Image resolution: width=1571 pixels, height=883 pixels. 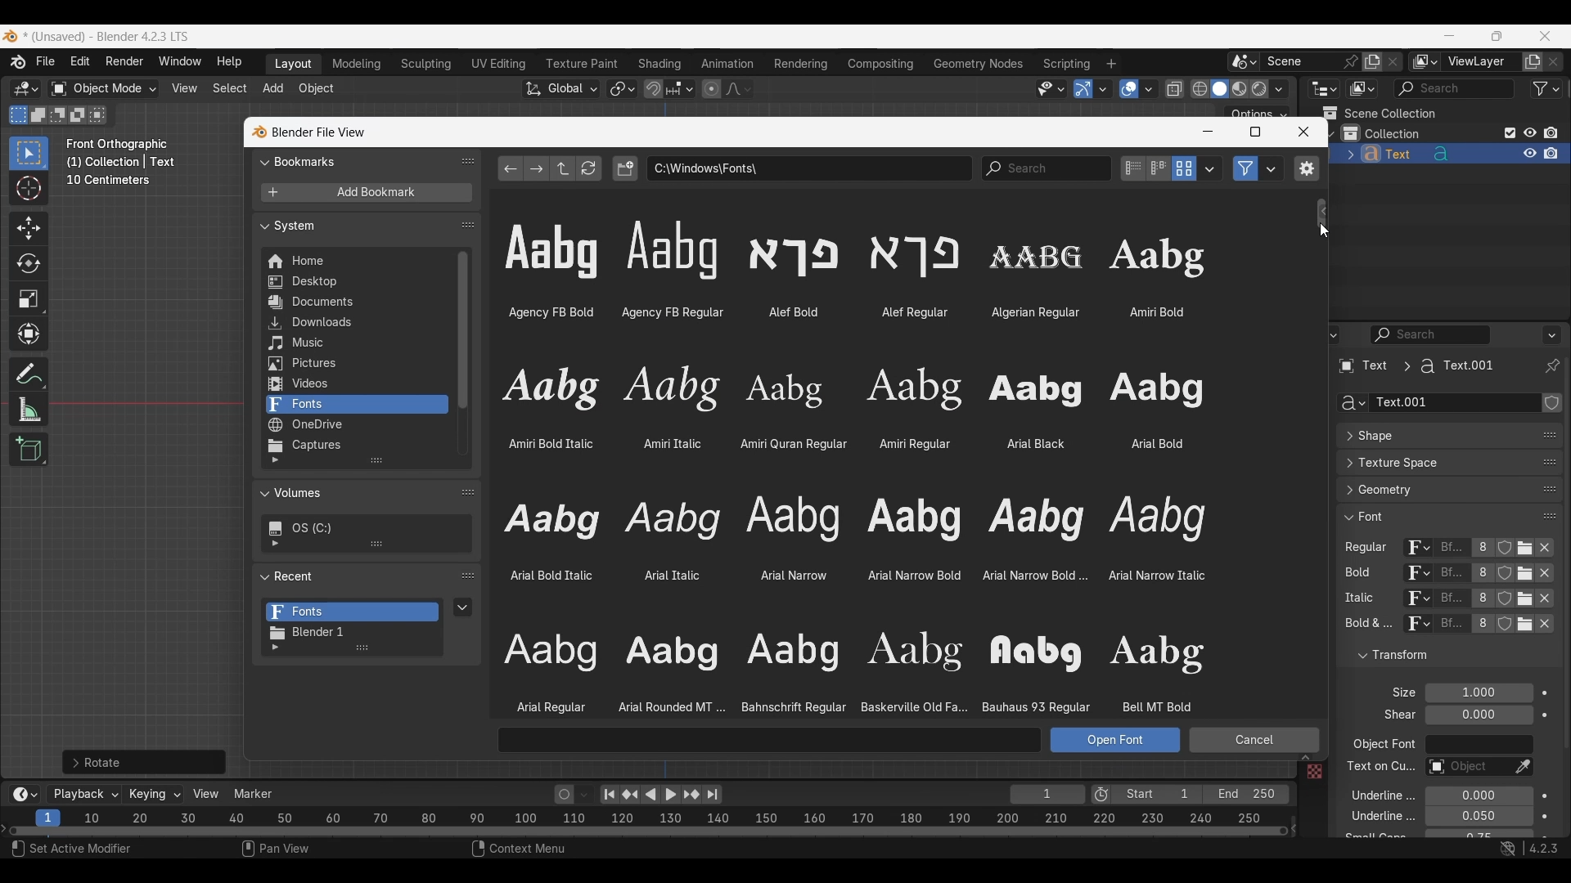 What do you see at coordinates (230, 89) in the screenshot?
I see `Select menu` at bounding box center [230, 89].